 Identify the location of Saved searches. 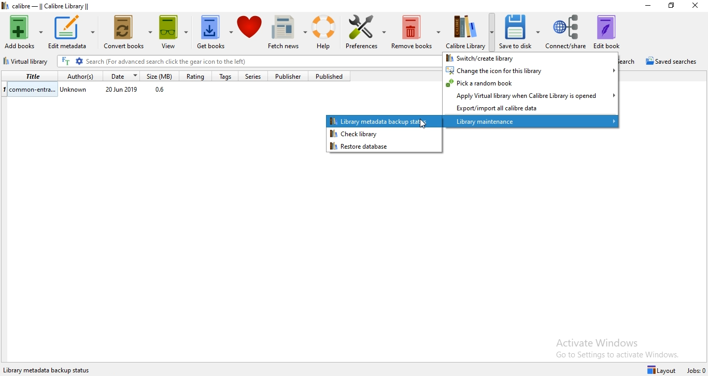
(674, 62).